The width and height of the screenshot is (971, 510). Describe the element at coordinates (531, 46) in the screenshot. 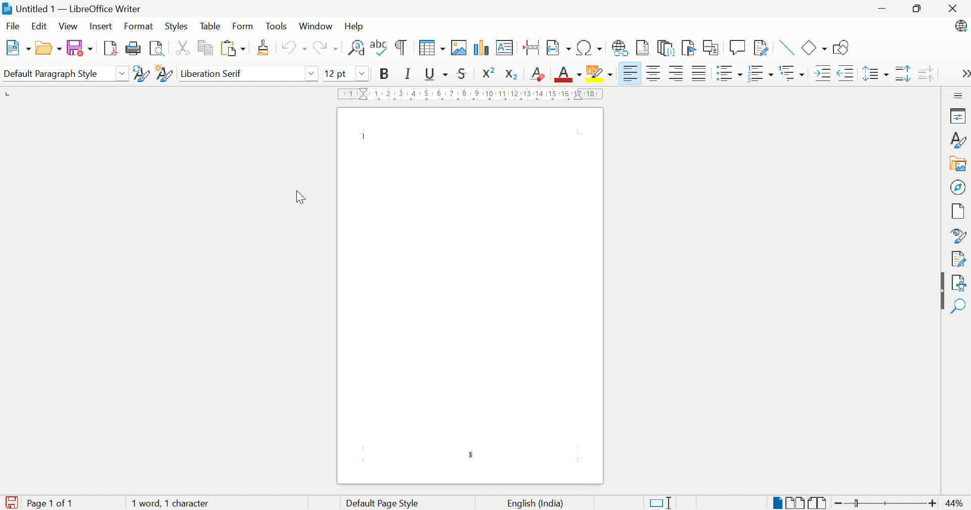

I see `Insert page break` at that location.